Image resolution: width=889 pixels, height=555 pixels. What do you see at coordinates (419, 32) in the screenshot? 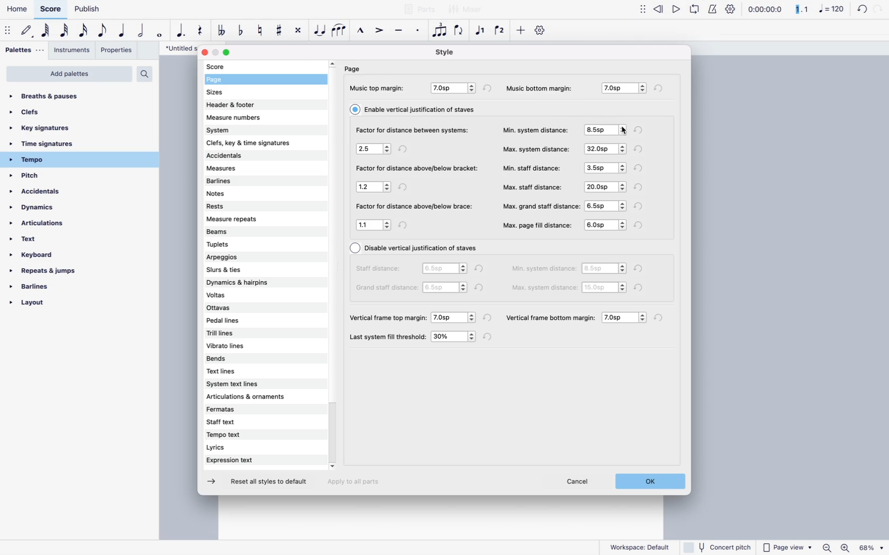
I see `staccato` at bounding box center [419, 32].